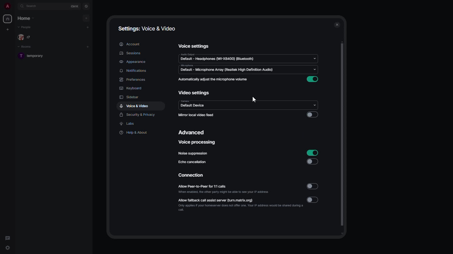 The width and height of the screenshot is (453, 254). Describe the element at coordinates (88, 27) in the screenshot. I see `add` at that location.